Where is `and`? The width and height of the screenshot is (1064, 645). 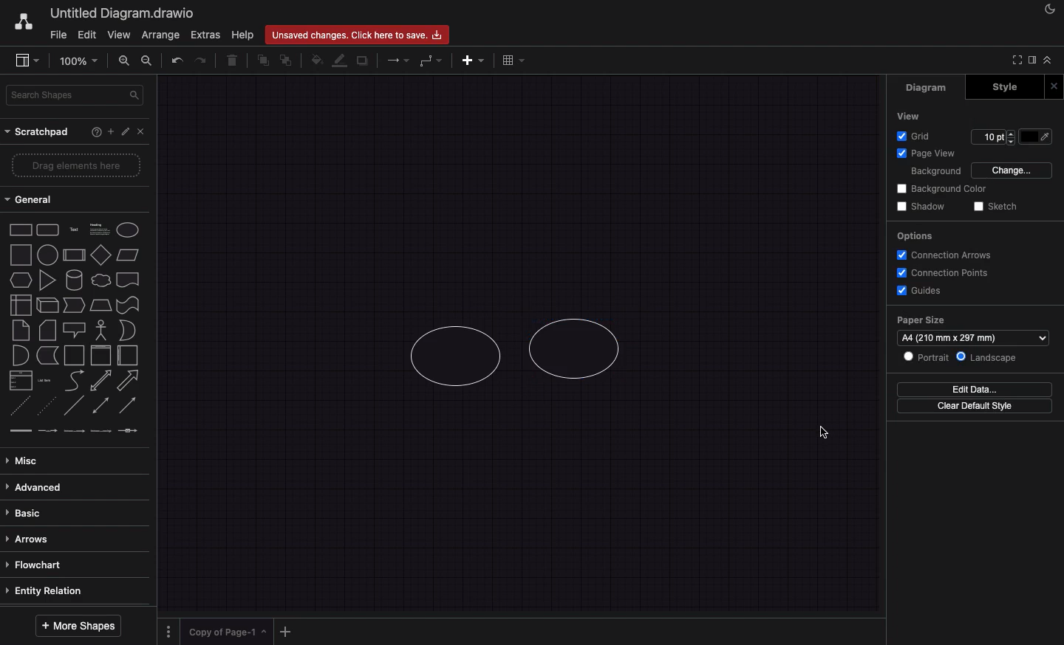
and is located at coordinates (21, 356).